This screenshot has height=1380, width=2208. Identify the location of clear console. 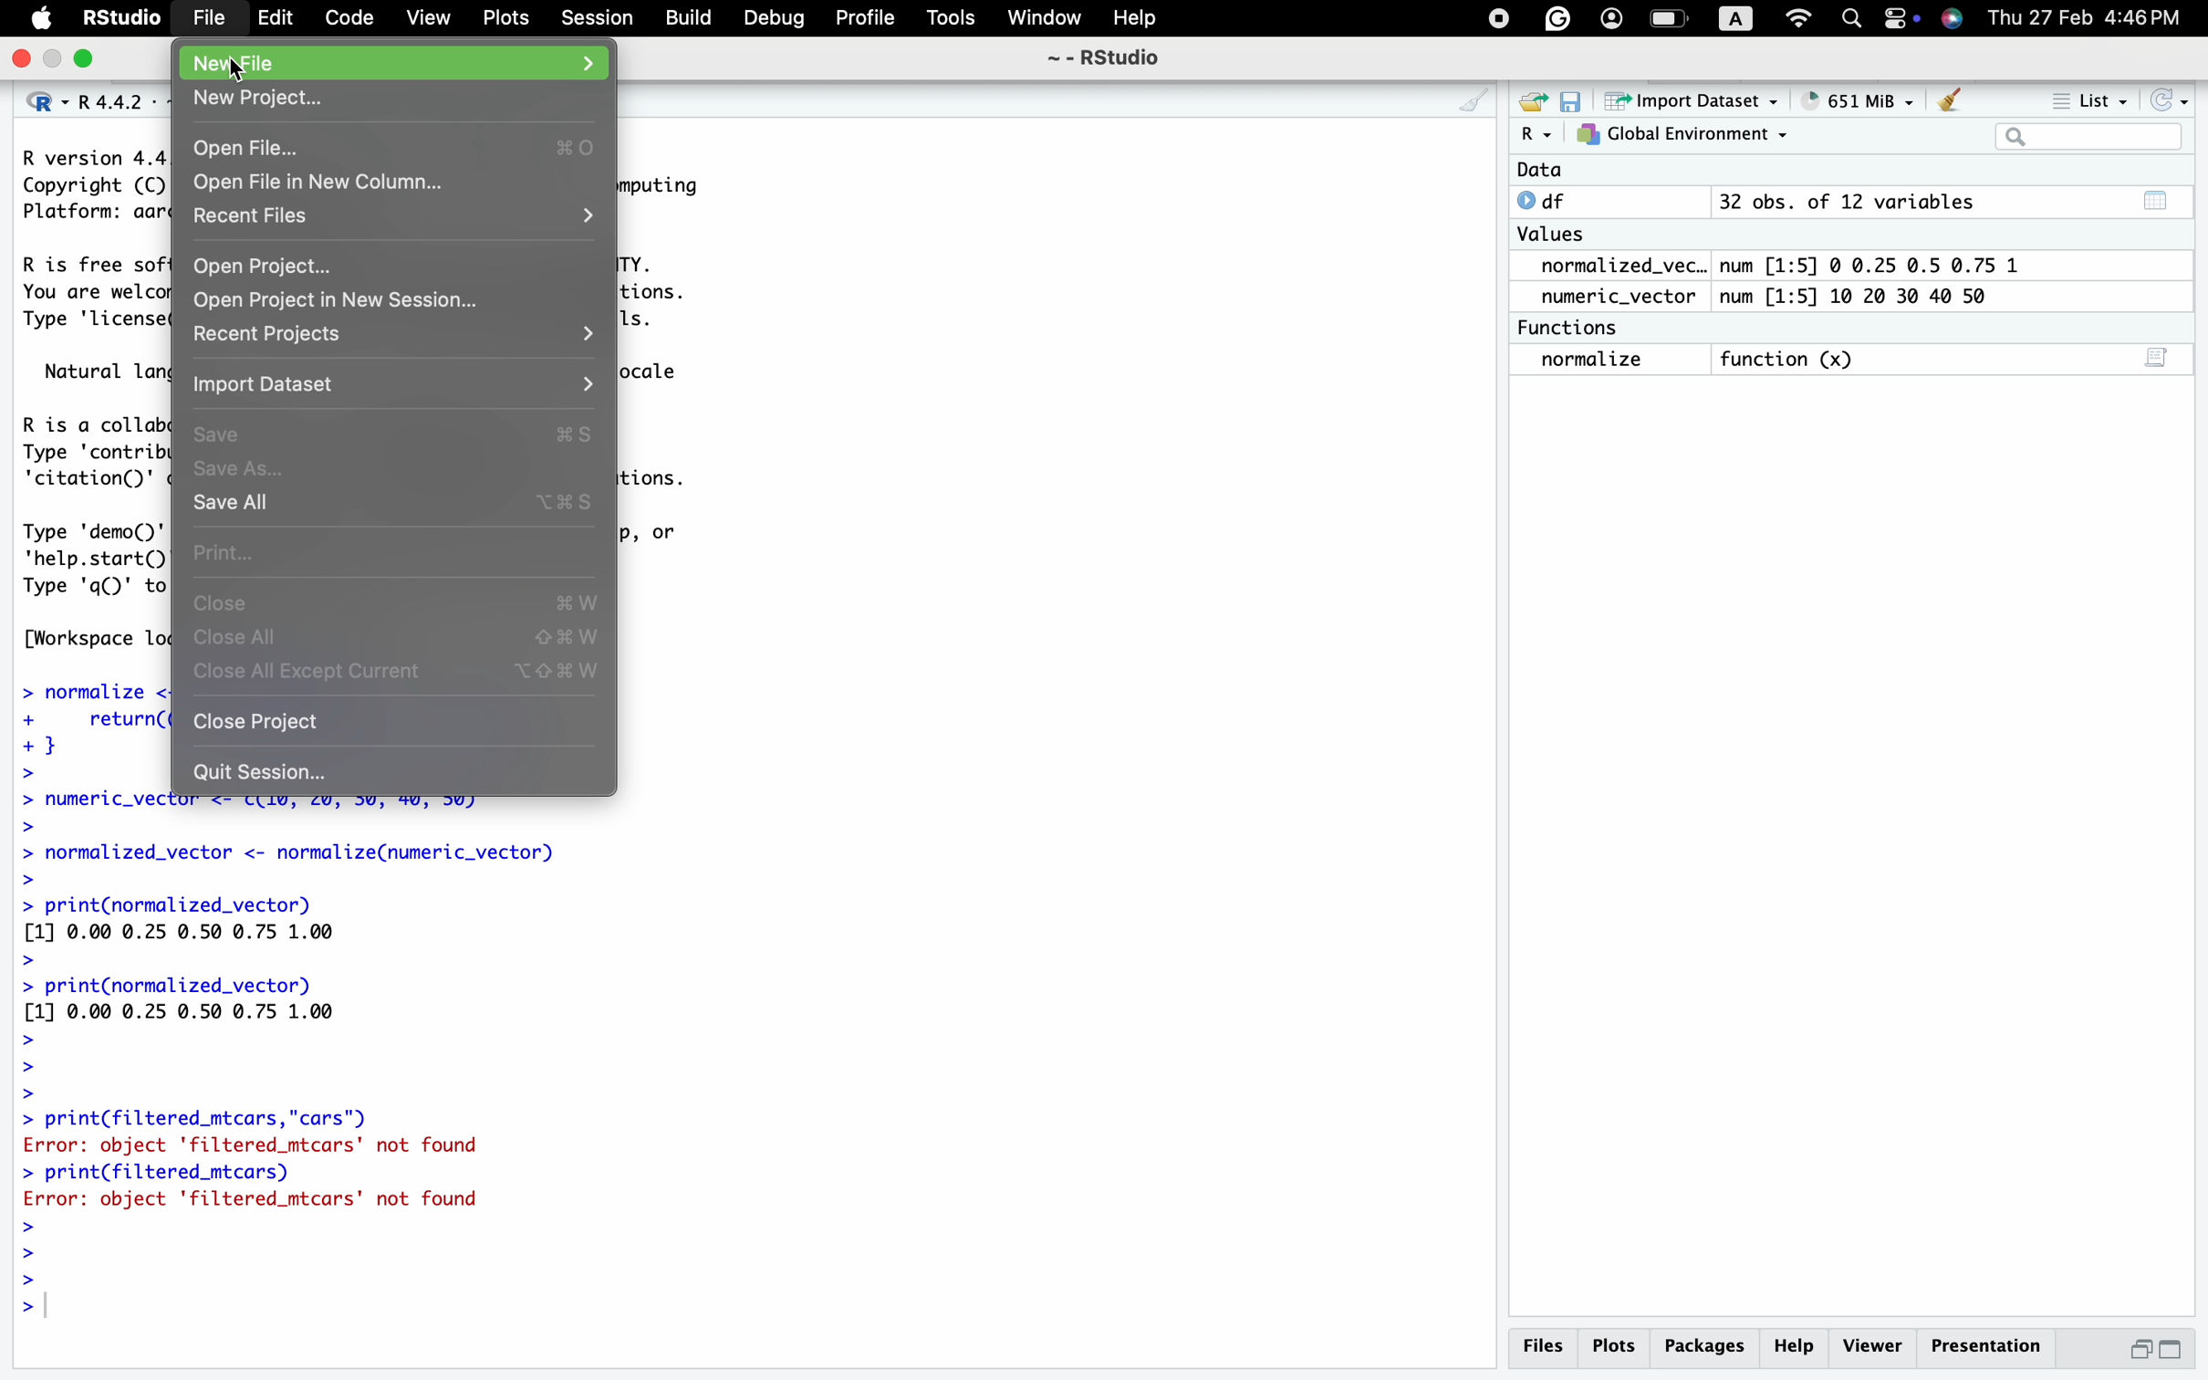
(1465, 95).